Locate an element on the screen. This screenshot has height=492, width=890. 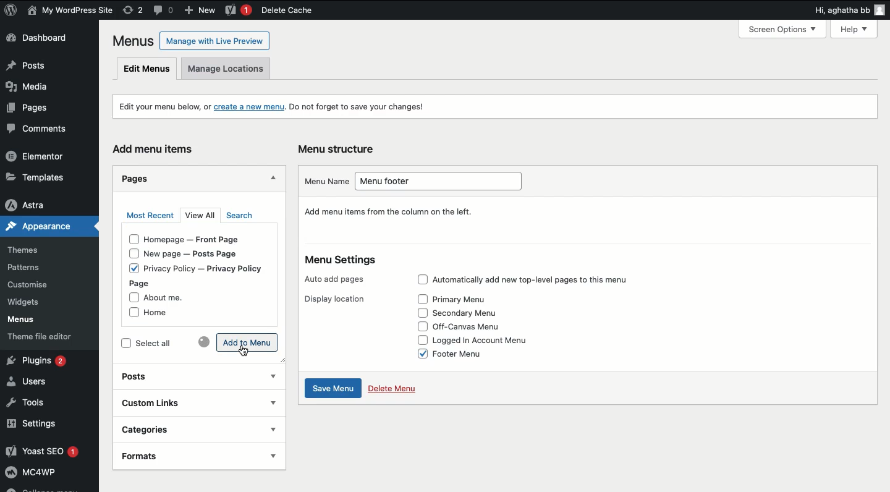
show is located at coordinates (273, 456).